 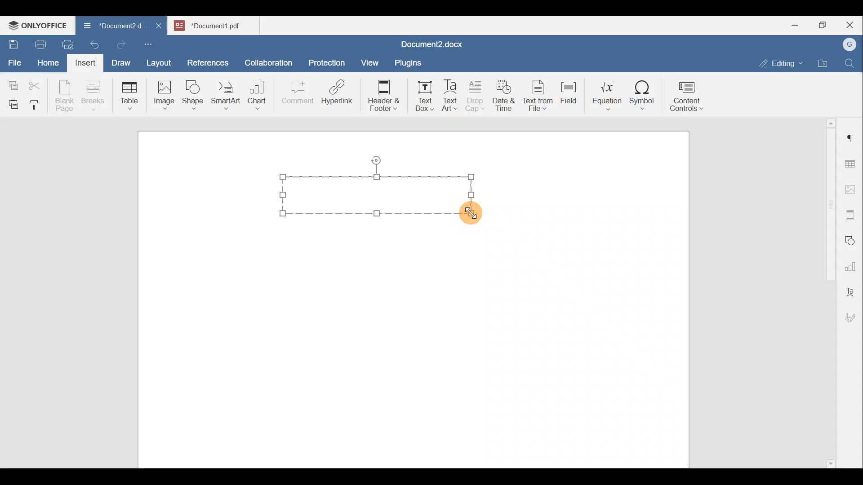 What do you see at coordinates (38, 25) in the screenshot?
I see `ONLYOFFICE` at bounding box center [38, 25].